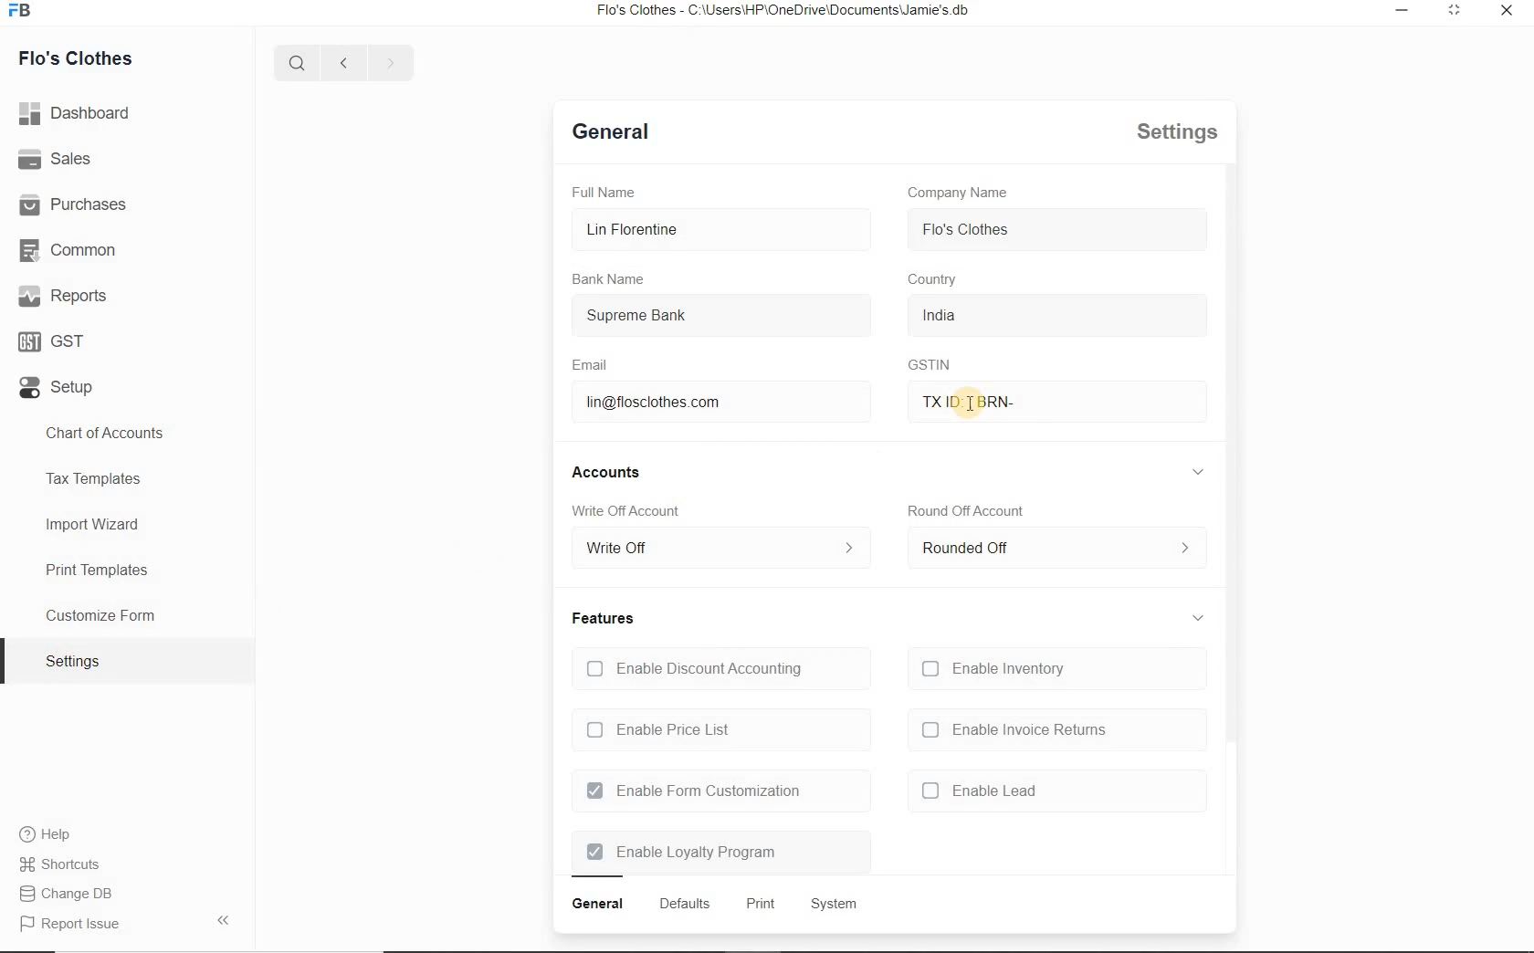  Describe the element at coordinates (604, 618) in the screenshot. I see `features` at that location.